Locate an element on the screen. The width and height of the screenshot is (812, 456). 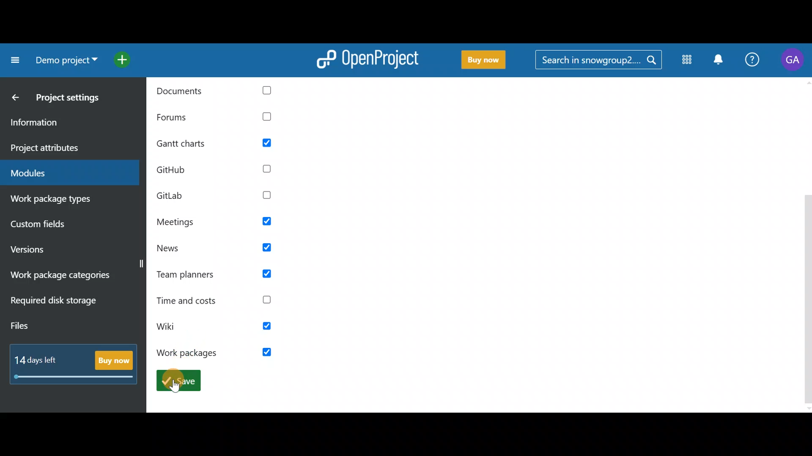
Information is located at coordinates (63, 124).